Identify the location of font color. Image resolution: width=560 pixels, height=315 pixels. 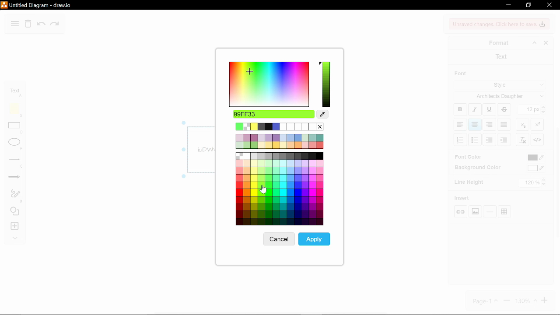
(469, 157).